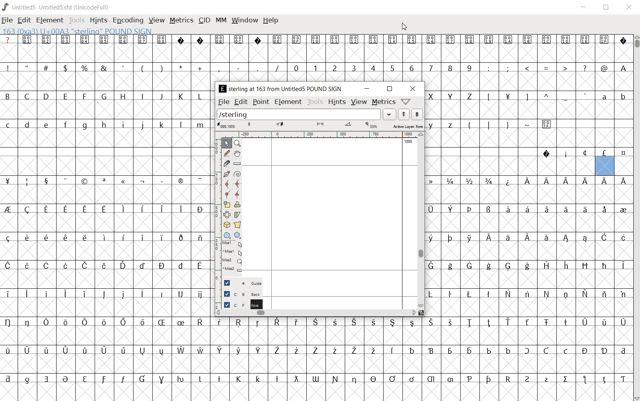 The height and width of the screenshot is (401, 640). What do you see at coordinates (161, 238) in the screenshot?
I see `Symbol` at bounding box center [161, 238].